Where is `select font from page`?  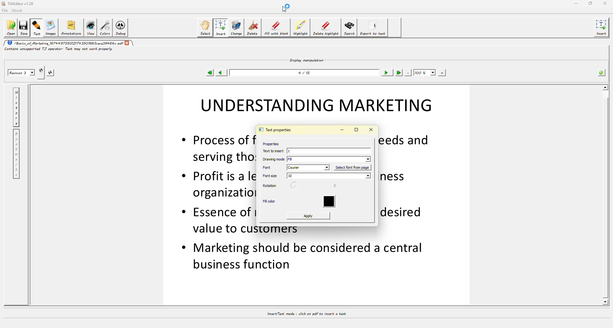 select font from page is located at coordinates (353, 167).